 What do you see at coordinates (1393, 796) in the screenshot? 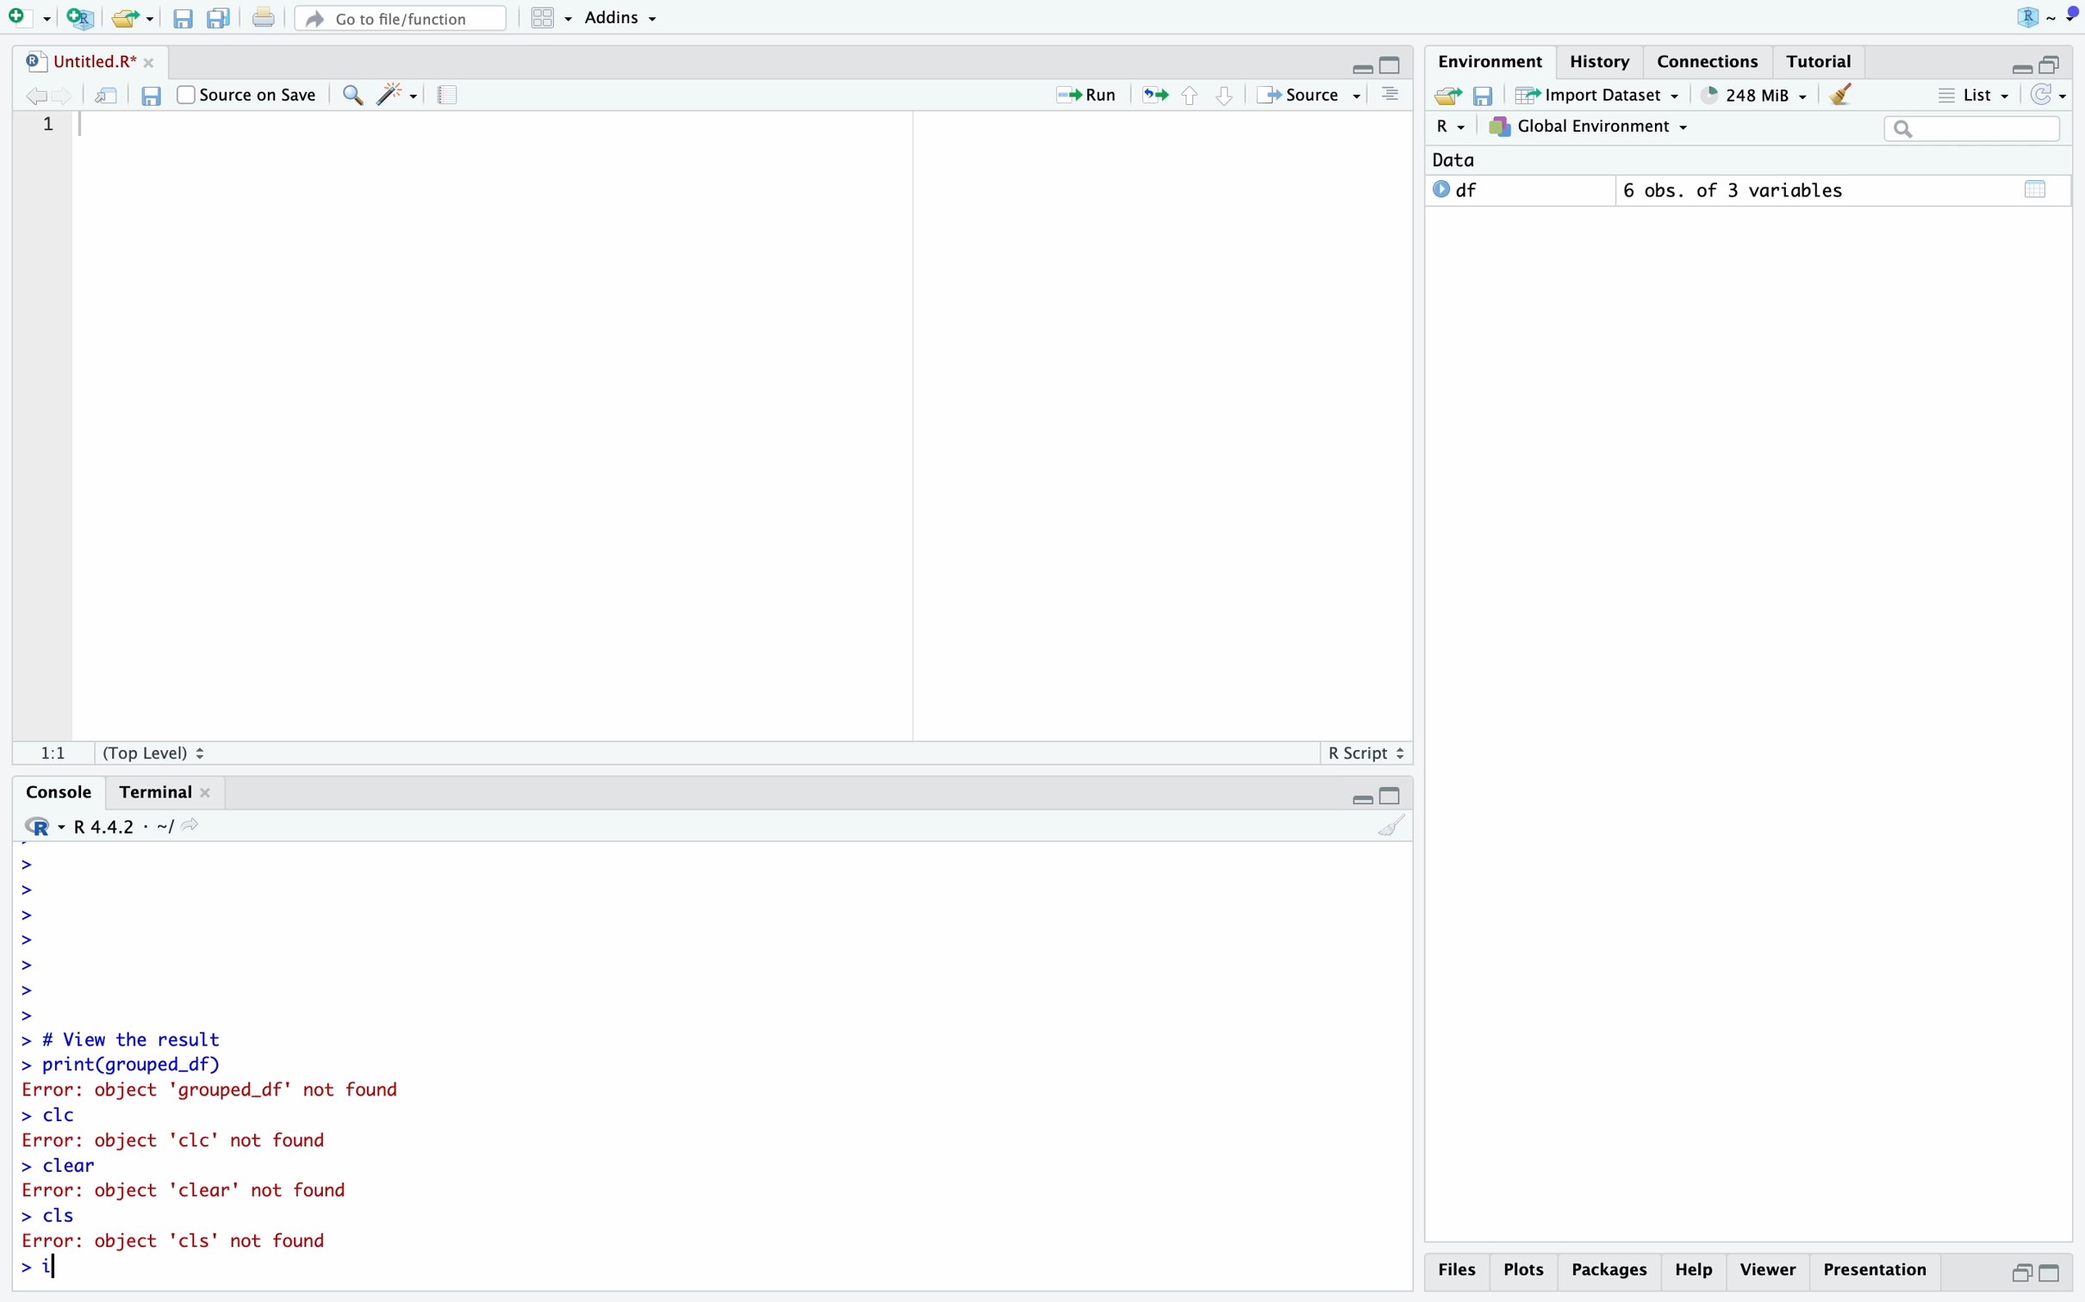
I see `Full Height` at bounding box center [1393, 796].